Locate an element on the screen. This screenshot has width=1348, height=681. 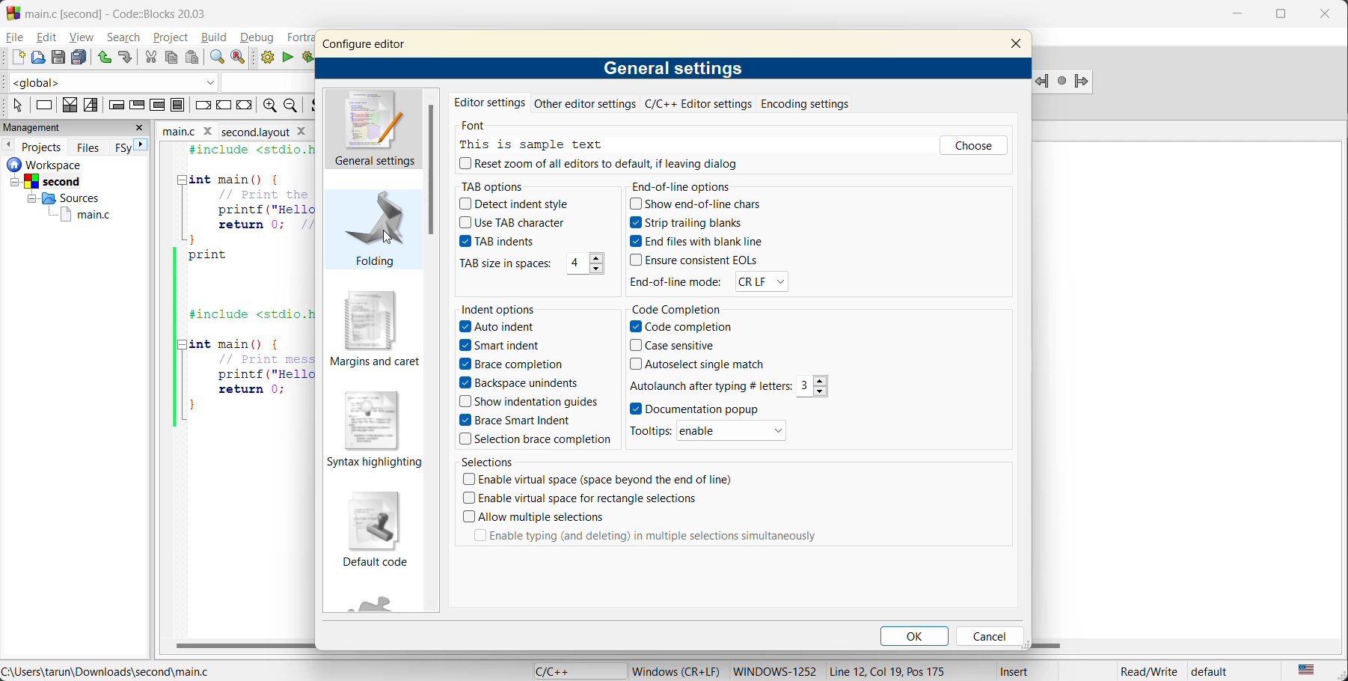
detect indent style is located at coordinates (515, 205).